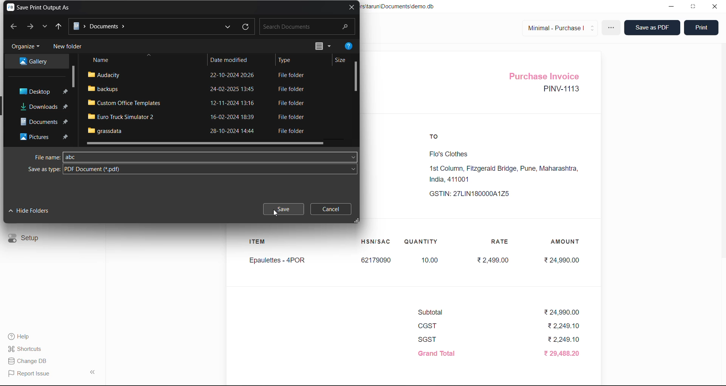  I want to click on 16-02-2024 18:39, so click(233, 116).